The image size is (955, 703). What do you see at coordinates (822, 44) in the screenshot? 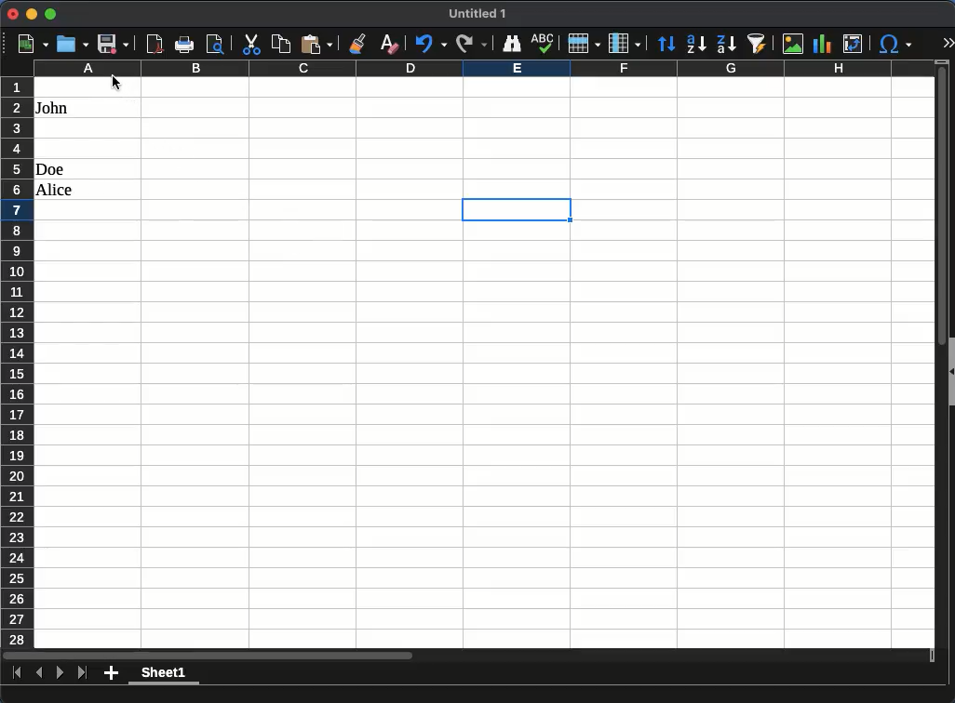
I see `chart` at bounding box center [822, 44].